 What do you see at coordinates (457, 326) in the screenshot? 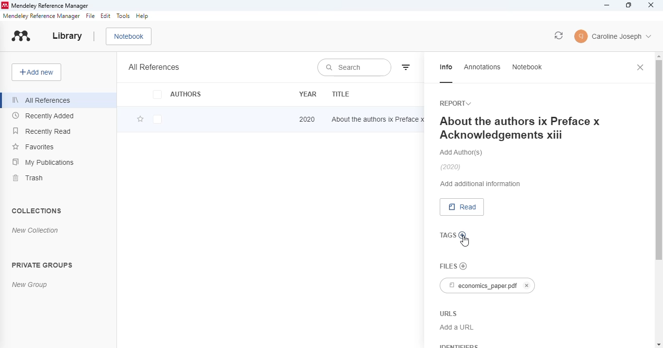
I see `Add a URL` at bounding box center [457, 326].